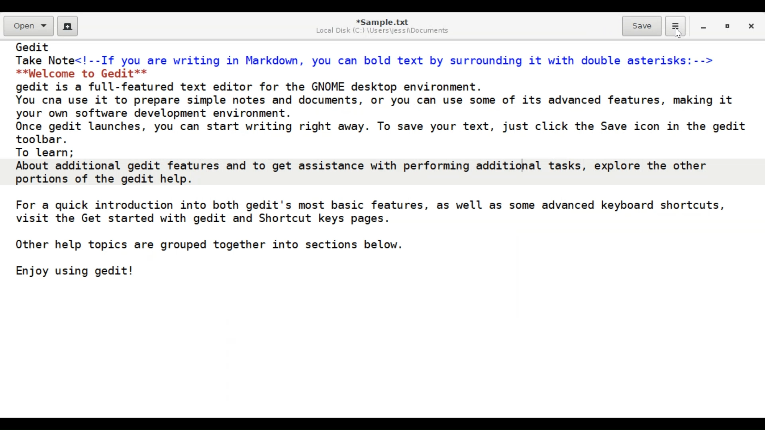 This screenshot has height=430, width=765. I want to click on Gedit

Take Note<!--If you are writing in Markdown, you can bold text by surrounding it with double asterisks:-->
**Welcome to Gedit**

gedit is a full-featured text editor for the GNOME desktop environment.

You cna use it to prepare simple notes and documents, or you can use some of its advanced features, making it
your own software development environment.

Once gedit launches, you can start writing right away. To save your text, just click the Save icon in the gedit
toolbar.

To learn;

About additional gedit features and to get assistance with performing additiohal tasks, explore the other
portions of the gedit help.

For a quick introduction into both gedit's most basic features, as well as some advanced keyboard shortcuts,
visit the Get started with gedit and Shortcut keys pages.

Other help topics are grouped together into sections below.

Enjoy using gedit!, so click(383, 164).